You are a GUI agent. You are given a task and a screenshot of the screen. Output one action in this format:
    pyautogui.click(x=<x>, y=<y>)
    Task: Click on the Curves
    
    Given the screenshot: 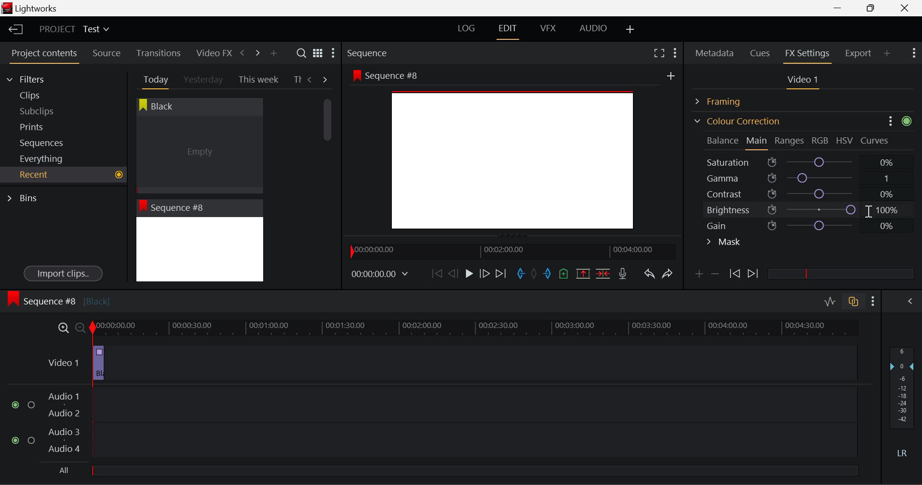 What is the action you would take?
    pyautogui.click(x=876, y=140)
    